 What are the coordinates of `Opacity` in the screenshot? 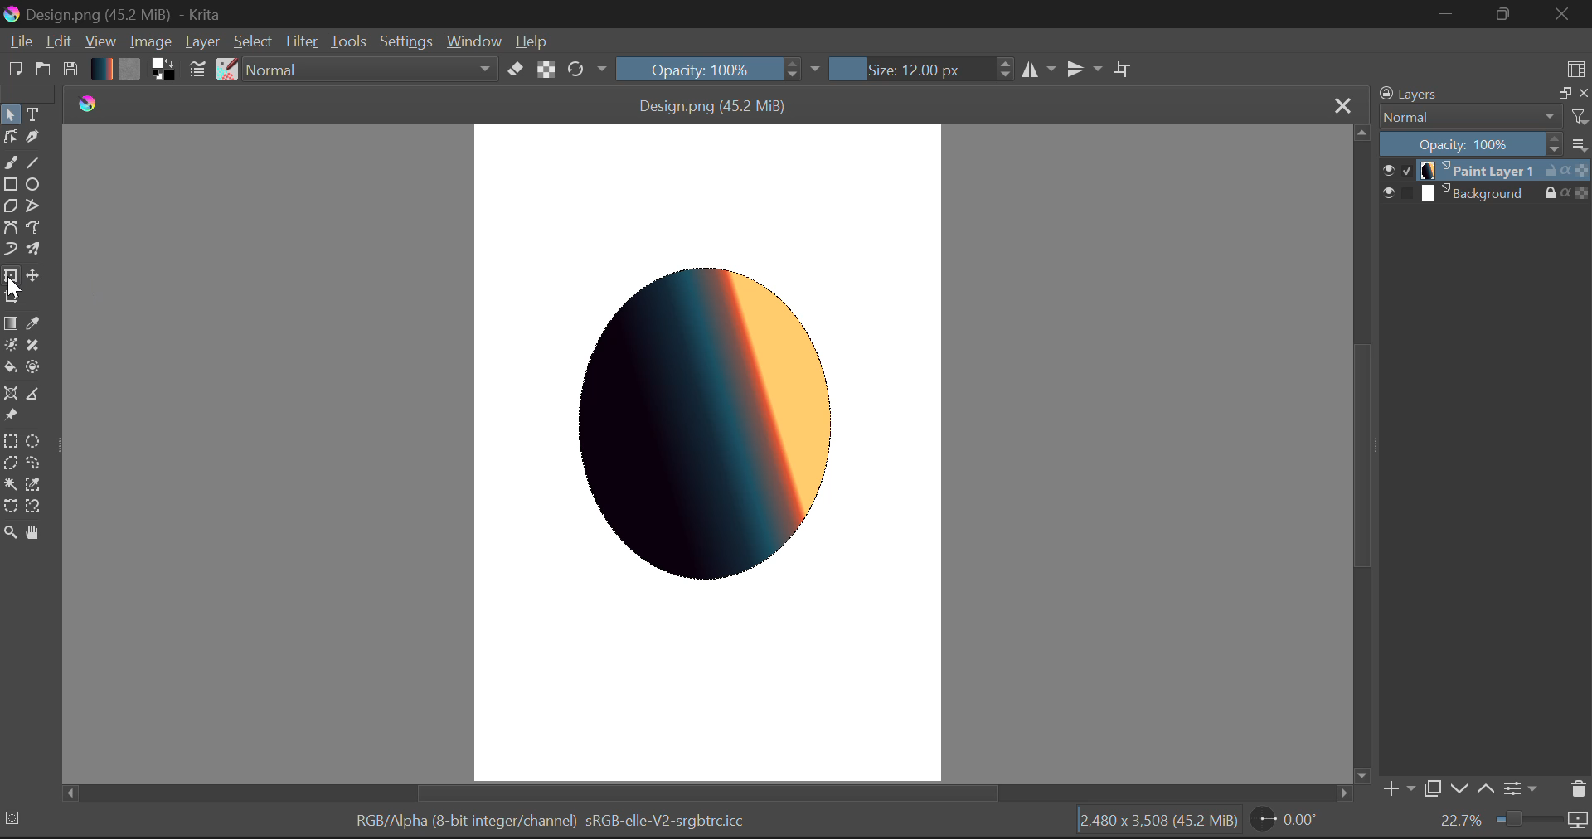 It's located at (1487, 143).